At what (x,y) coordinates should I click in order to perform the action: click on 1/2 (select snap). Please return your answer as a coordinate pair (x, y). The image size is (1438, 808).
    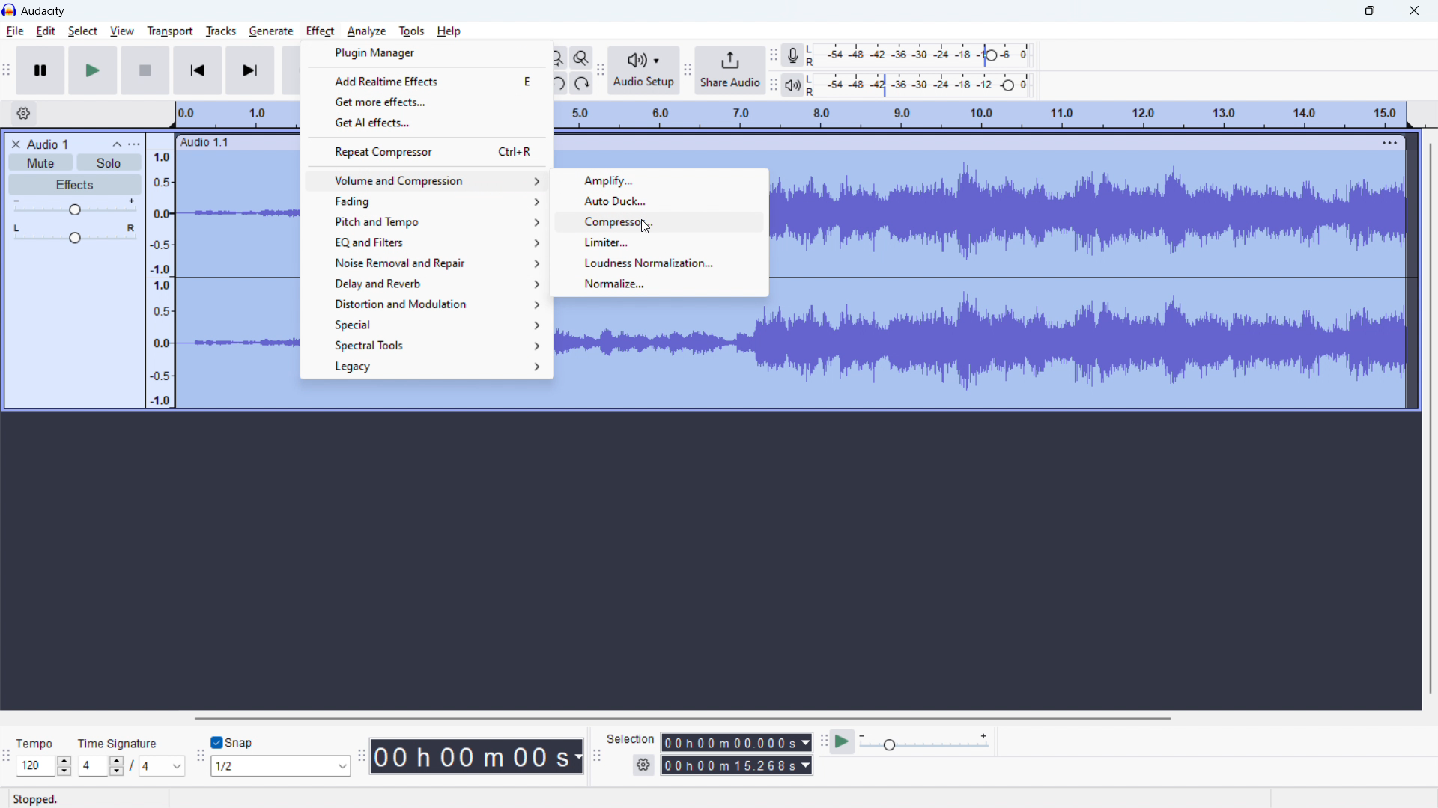
    Looking at the image, I should click on (282, 765).